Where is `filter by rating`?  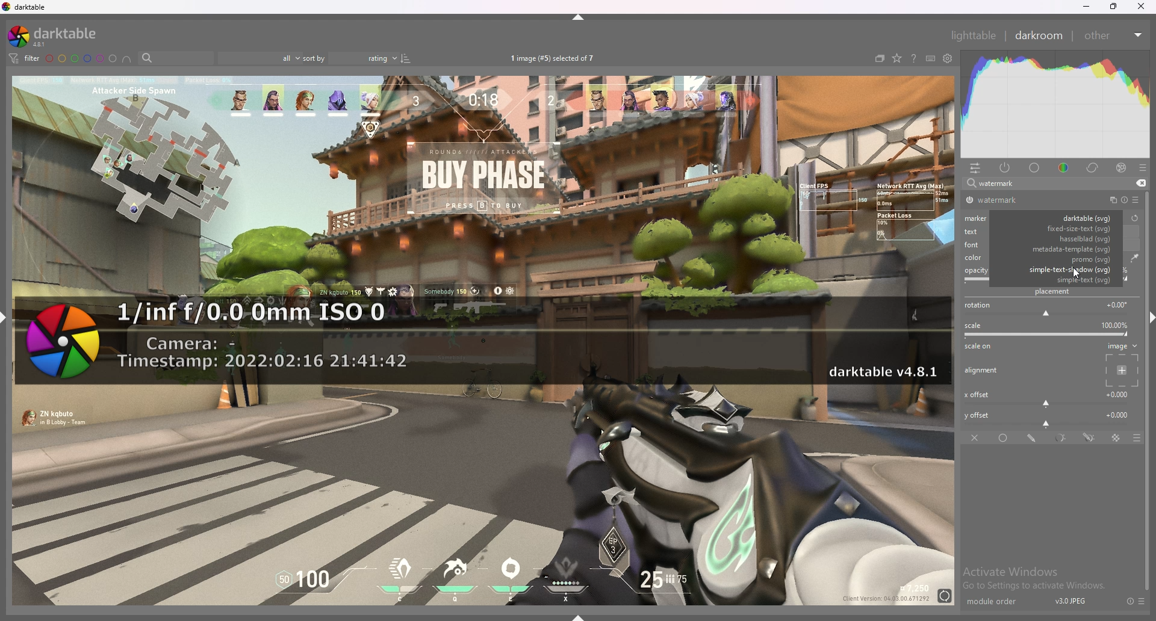
filter by rating is located at coordinates (258, 58).